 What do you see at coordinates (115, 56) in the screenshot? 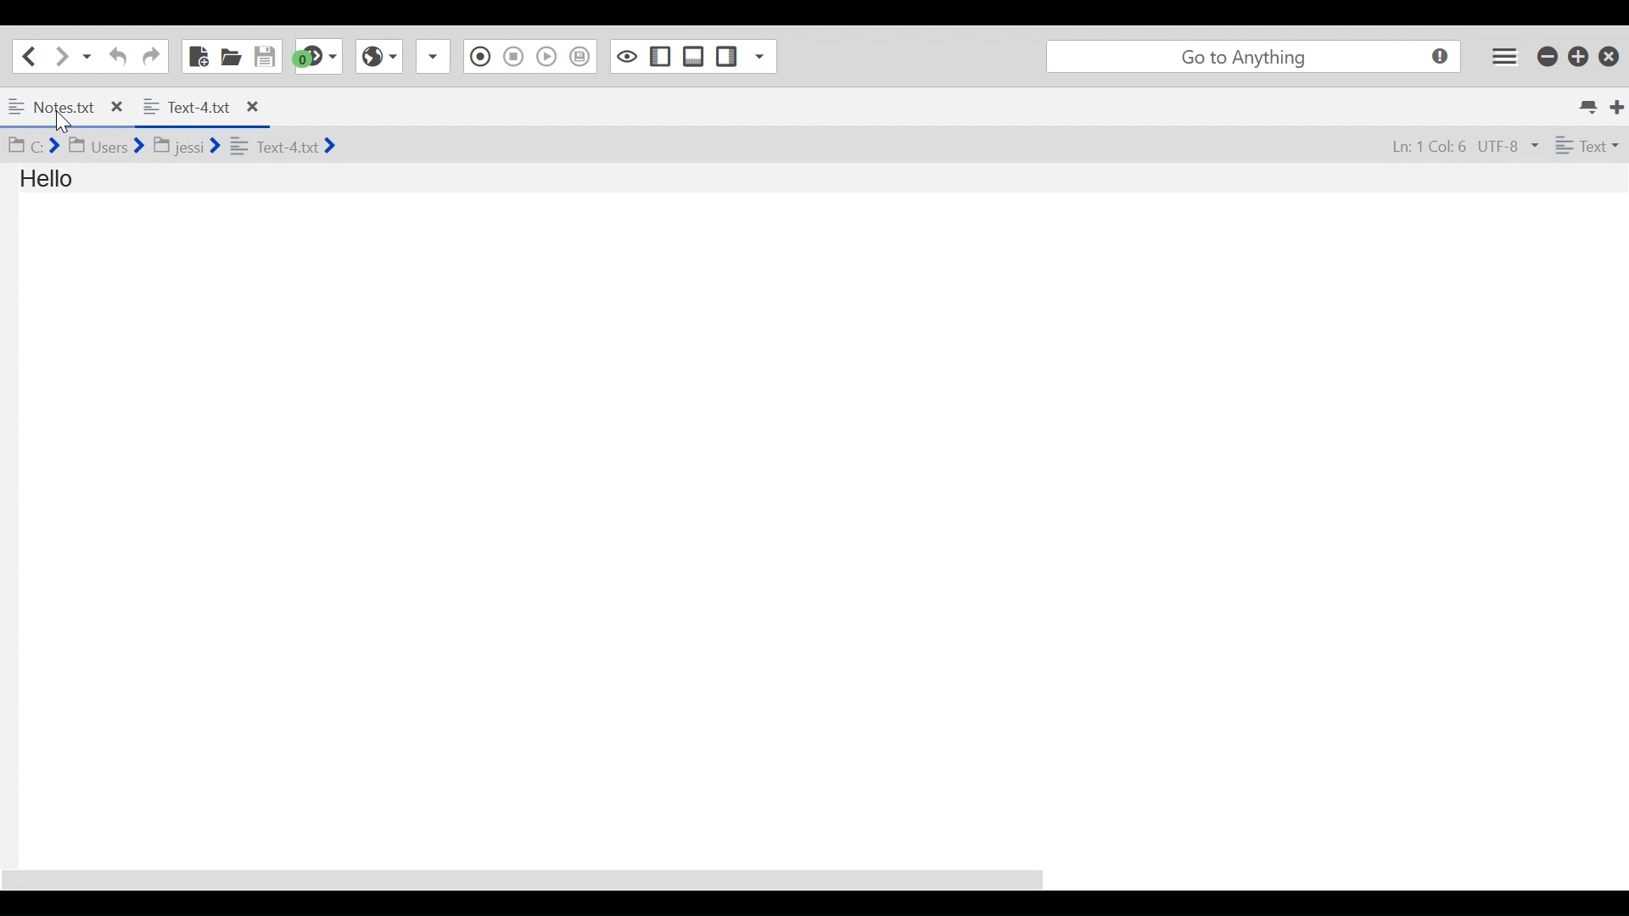
I see `Undo Last Action` at bounding box center [115, 56].